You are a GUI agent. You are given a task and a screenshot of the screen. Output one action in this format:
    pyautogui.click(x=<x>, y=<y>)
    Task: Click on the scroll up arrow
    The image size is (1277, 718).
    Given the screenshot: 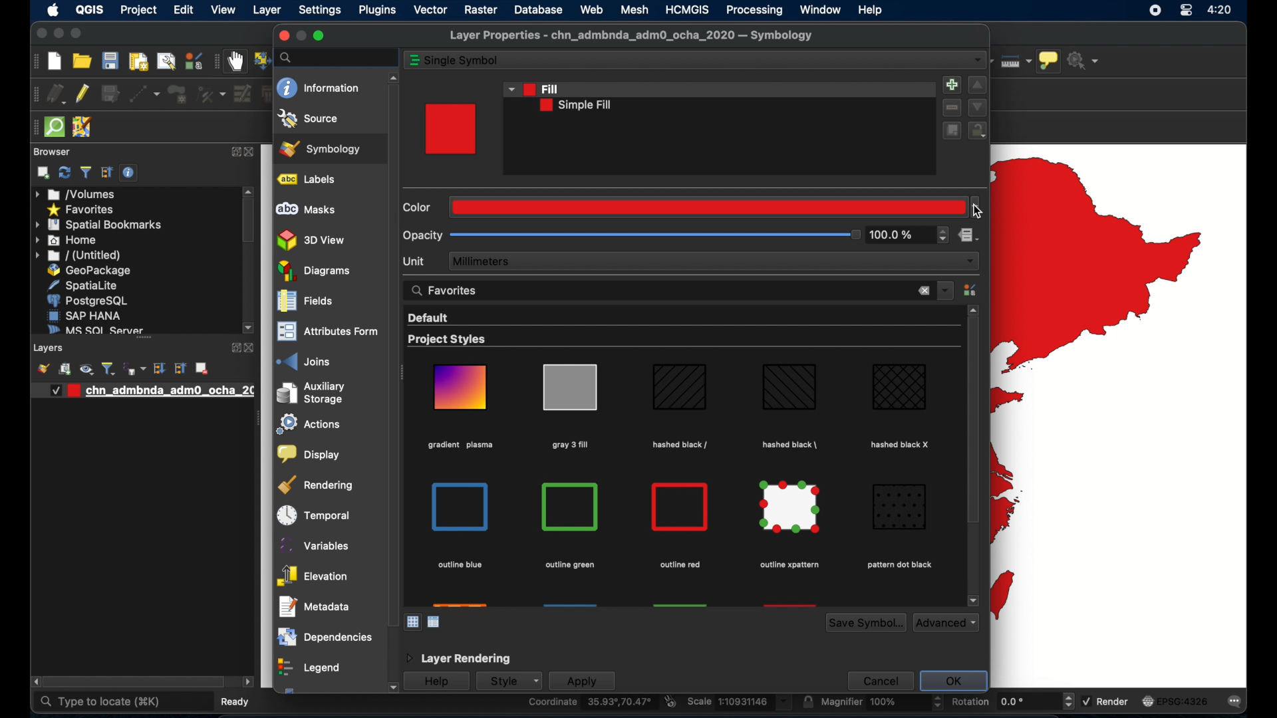 What is the action you would take?
    pyautogui.click(x=974, y=309)
    